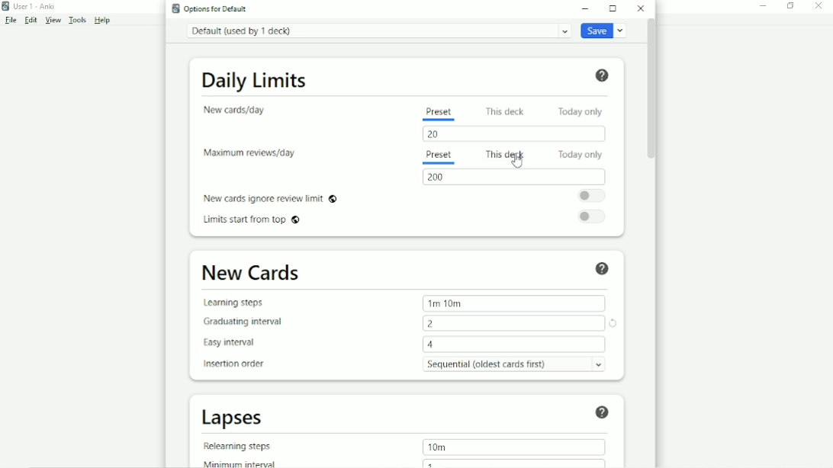 The image size is (833, 468). I want to click on Close, so click(641, 8).